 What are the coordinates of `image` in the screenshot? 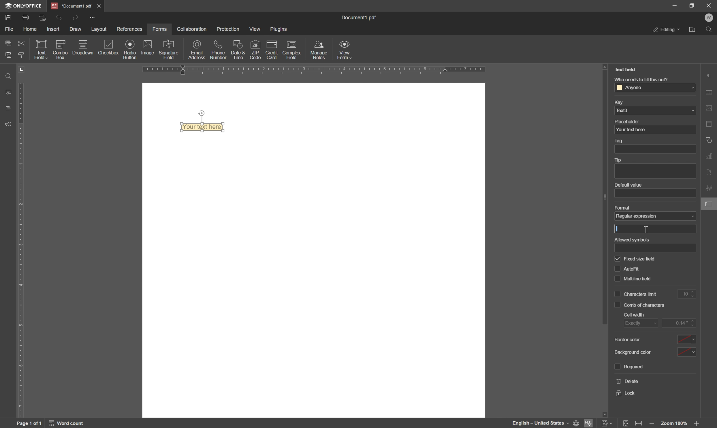 It's located at (147, 48).